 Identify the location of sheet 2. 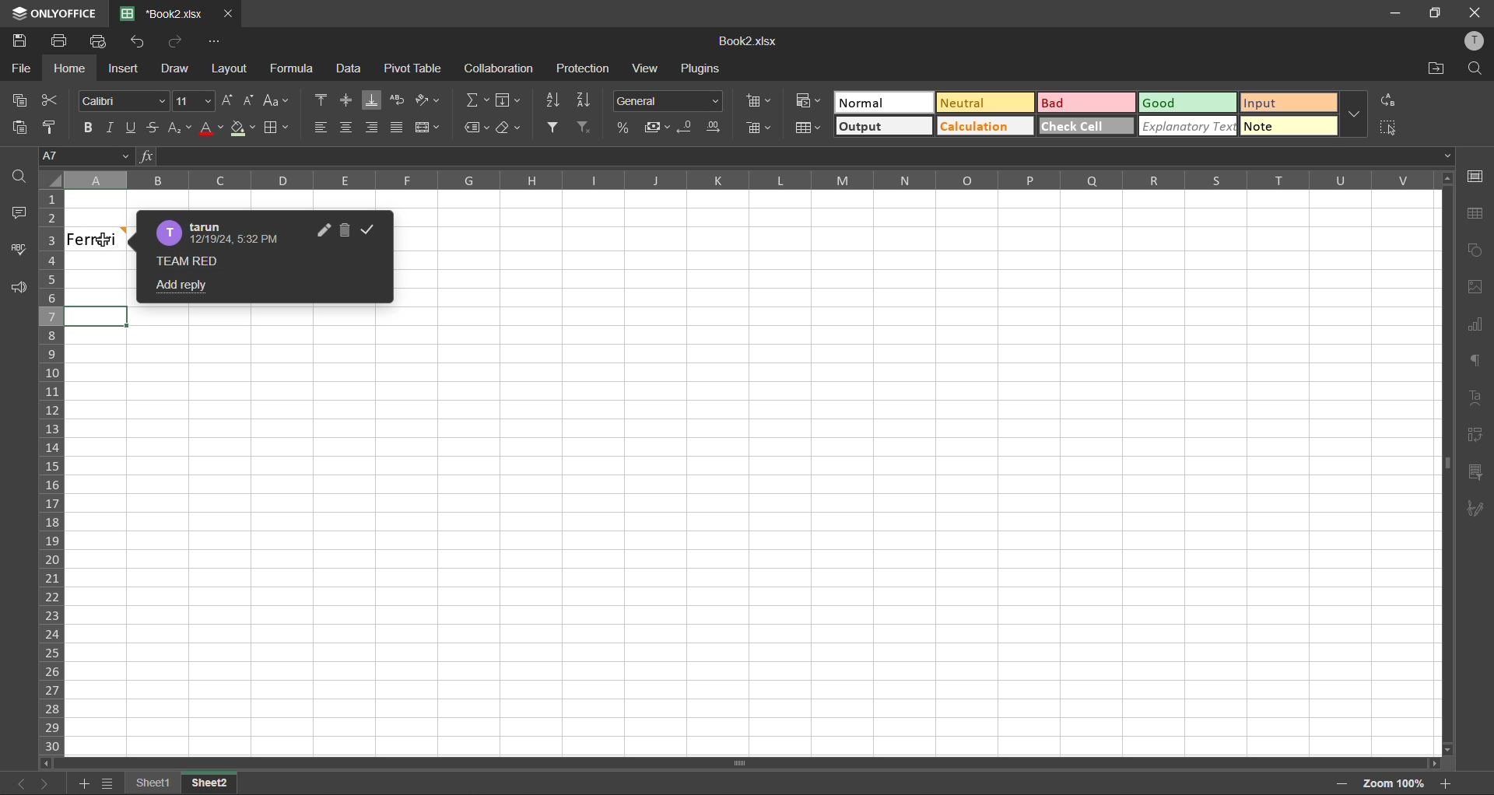
(219, 783).